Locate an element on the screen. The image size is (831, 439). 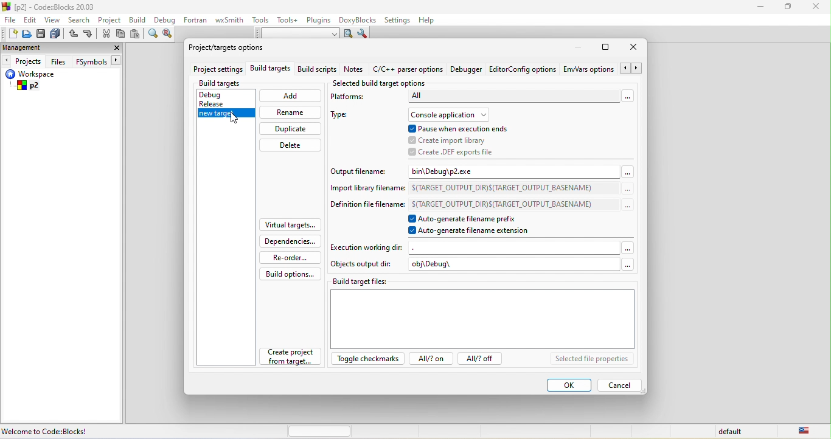
projects is located at coordinates (24, 61).